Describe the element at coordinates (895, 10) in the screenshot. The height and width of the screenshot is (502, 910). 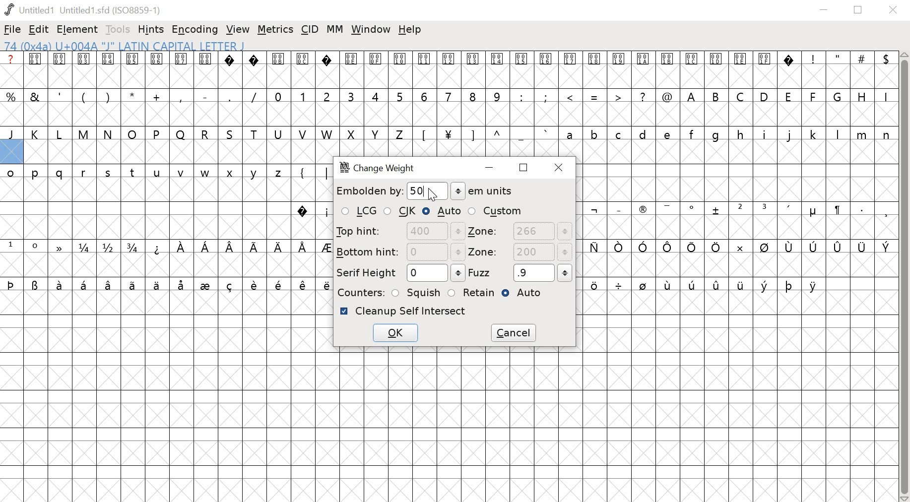
I see `close` at that location.